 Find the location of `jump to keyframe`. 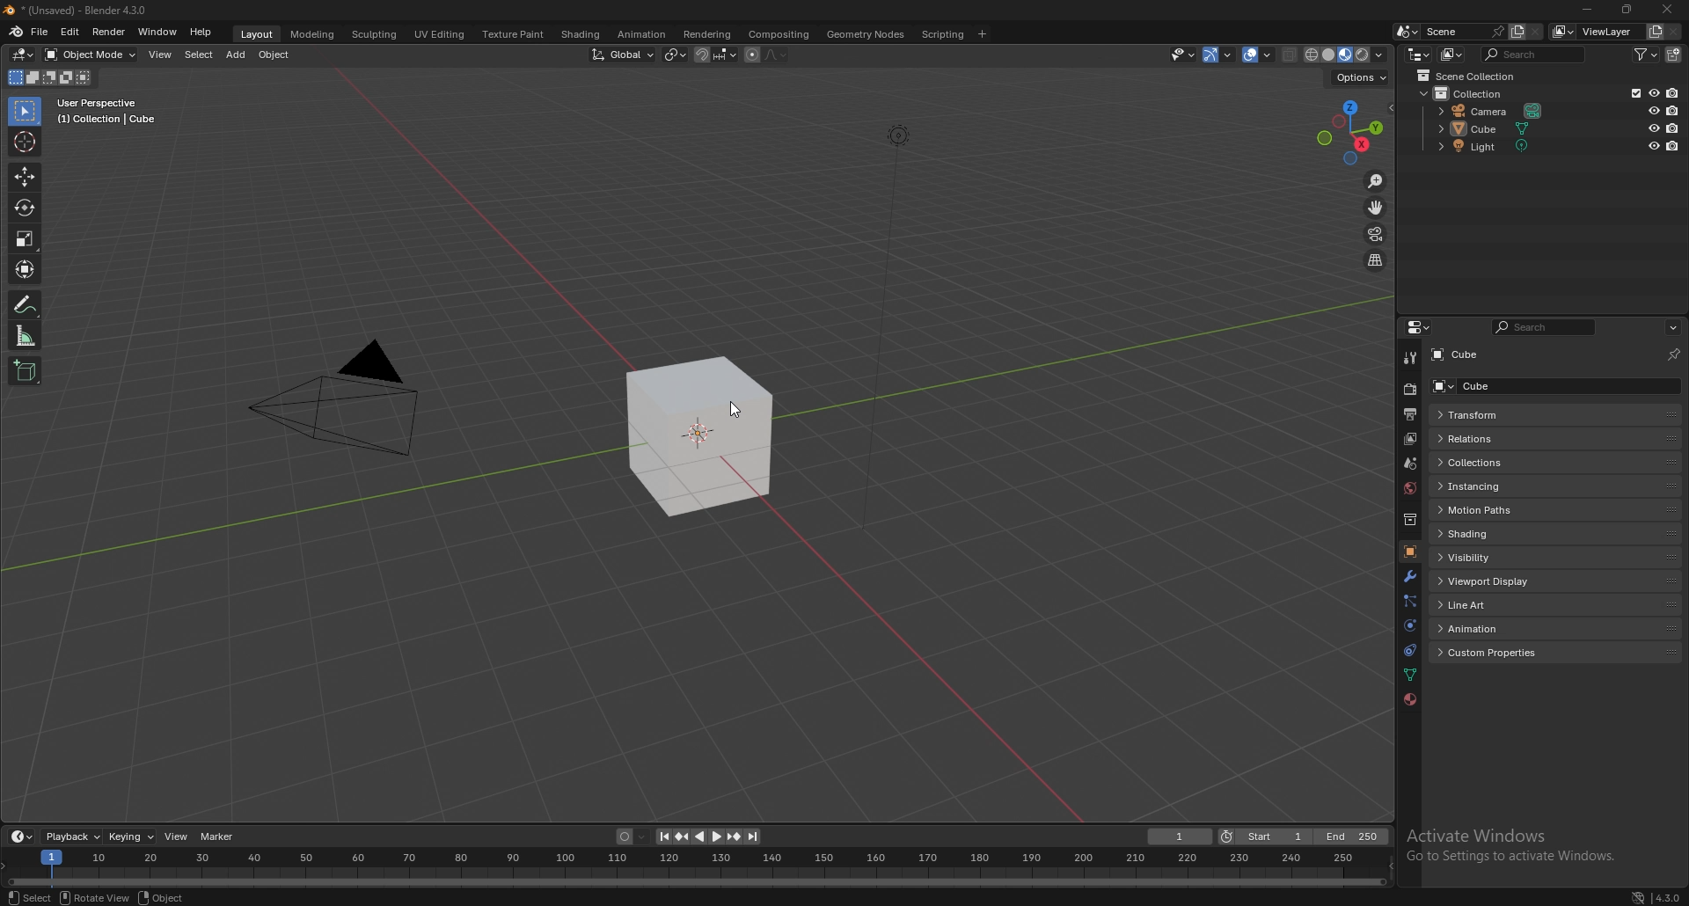

jump to keyframe is located at coordinates (684, 837).